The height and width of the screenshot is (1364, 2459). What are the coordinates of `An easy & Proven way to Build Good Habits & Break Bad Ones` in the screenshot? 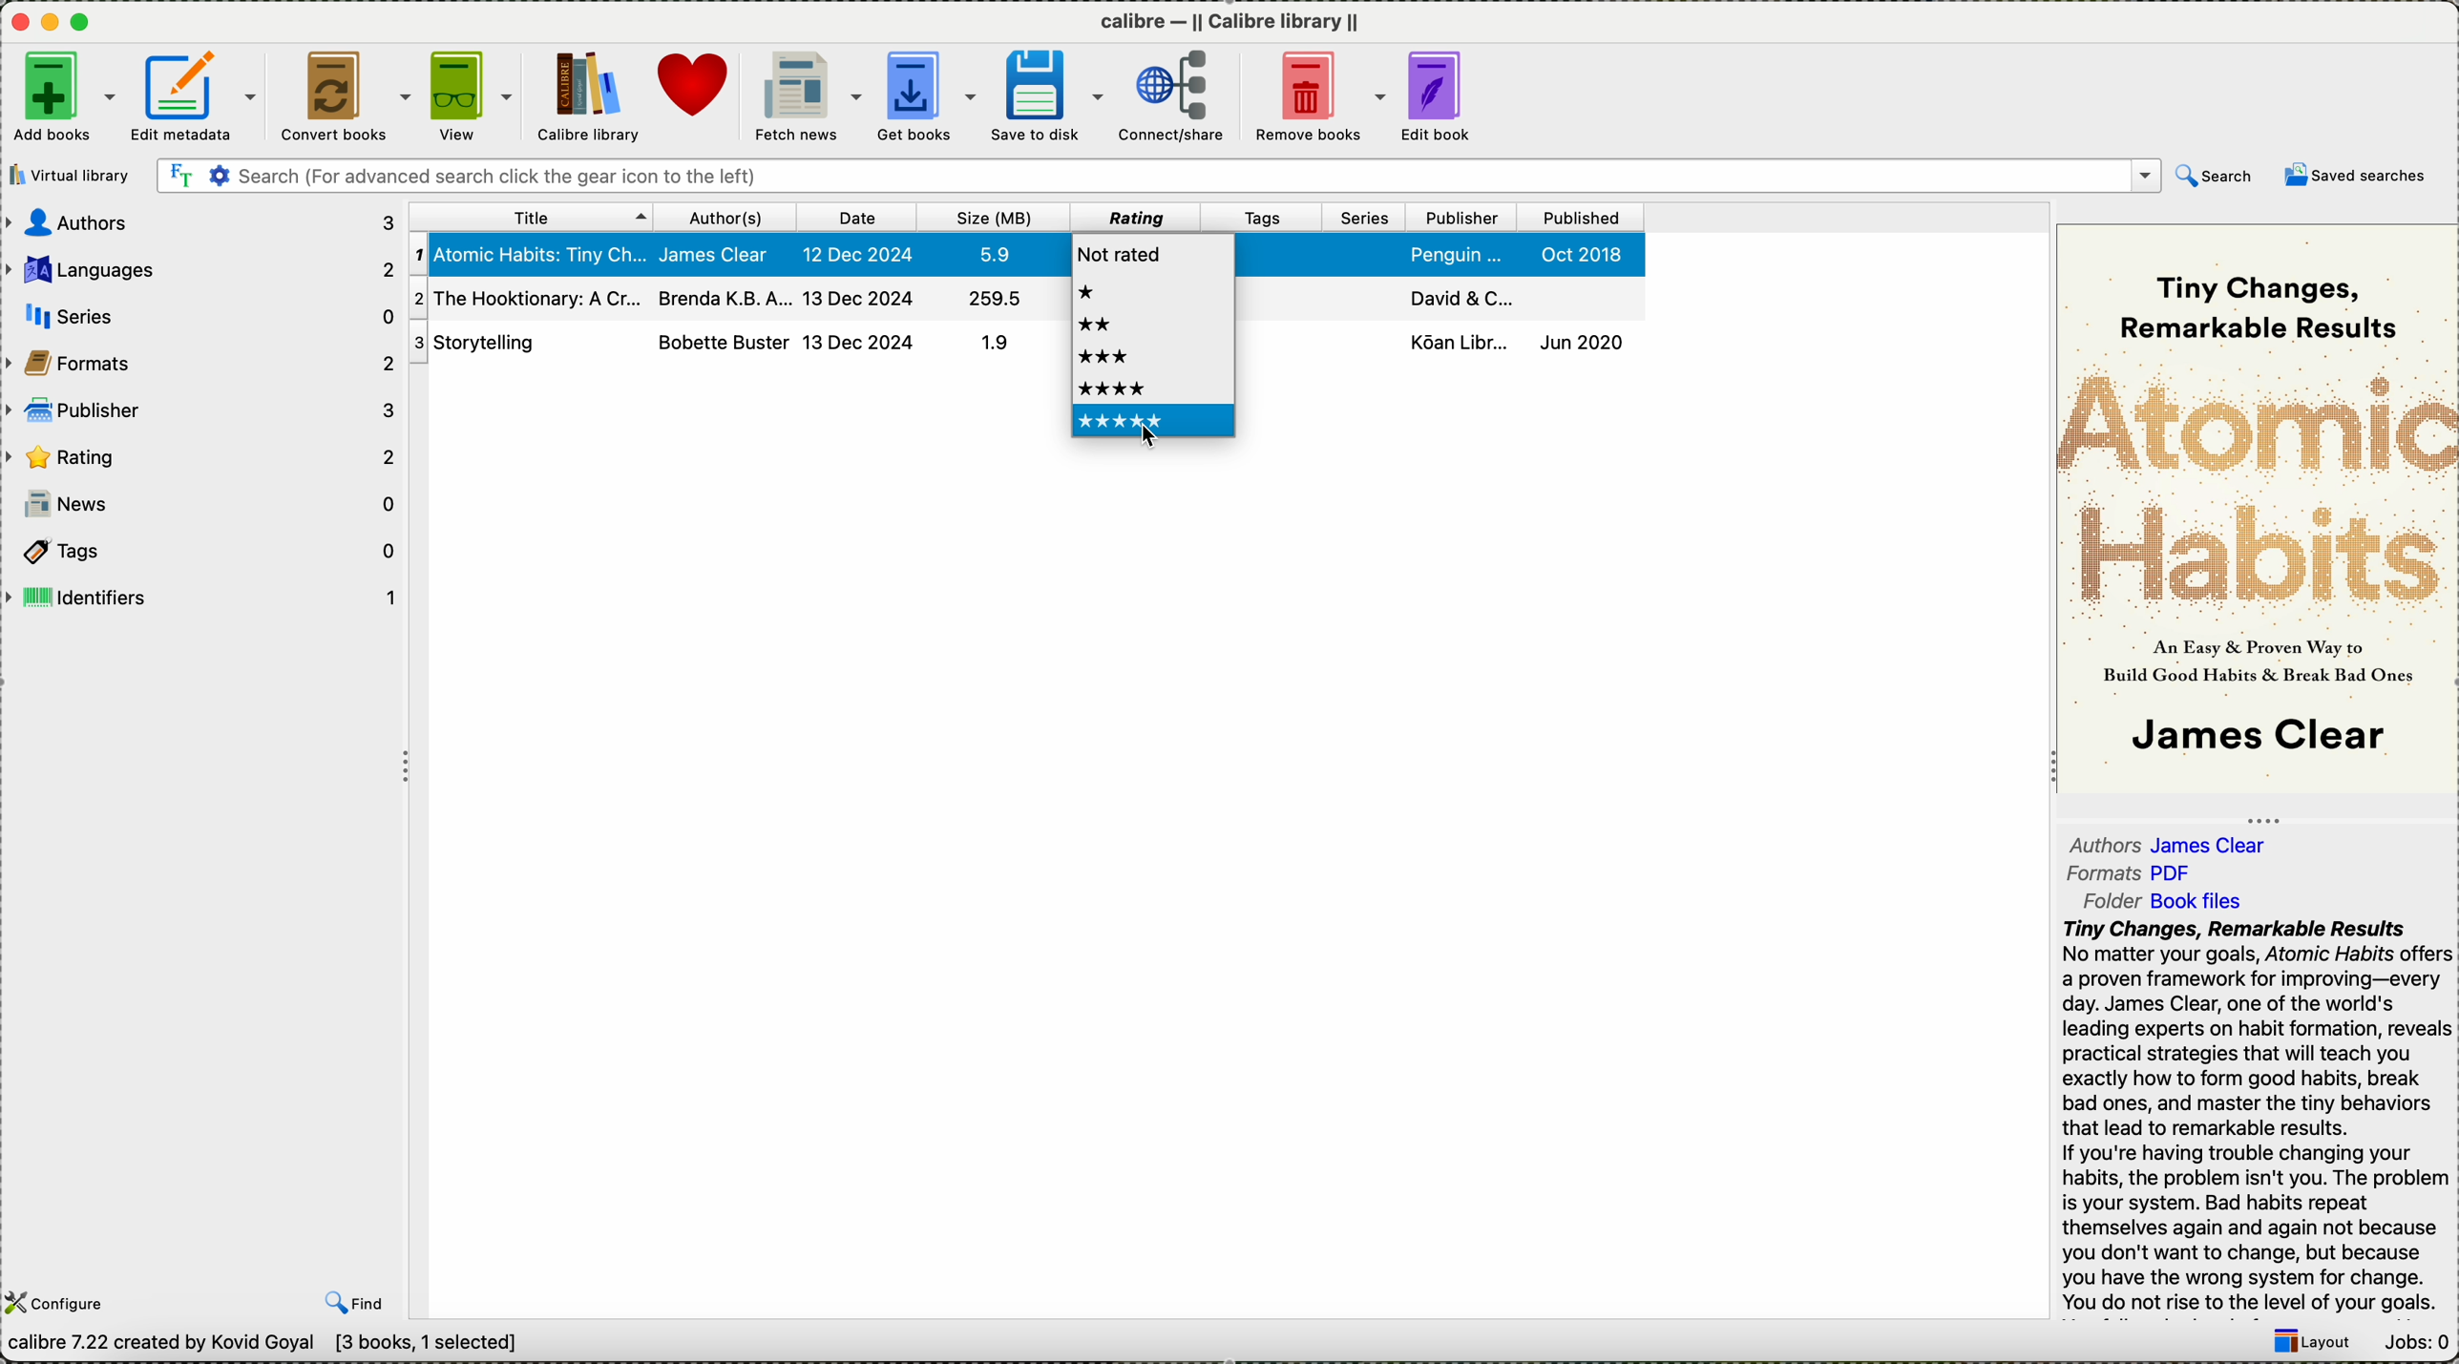 It's located at (2261, 659).